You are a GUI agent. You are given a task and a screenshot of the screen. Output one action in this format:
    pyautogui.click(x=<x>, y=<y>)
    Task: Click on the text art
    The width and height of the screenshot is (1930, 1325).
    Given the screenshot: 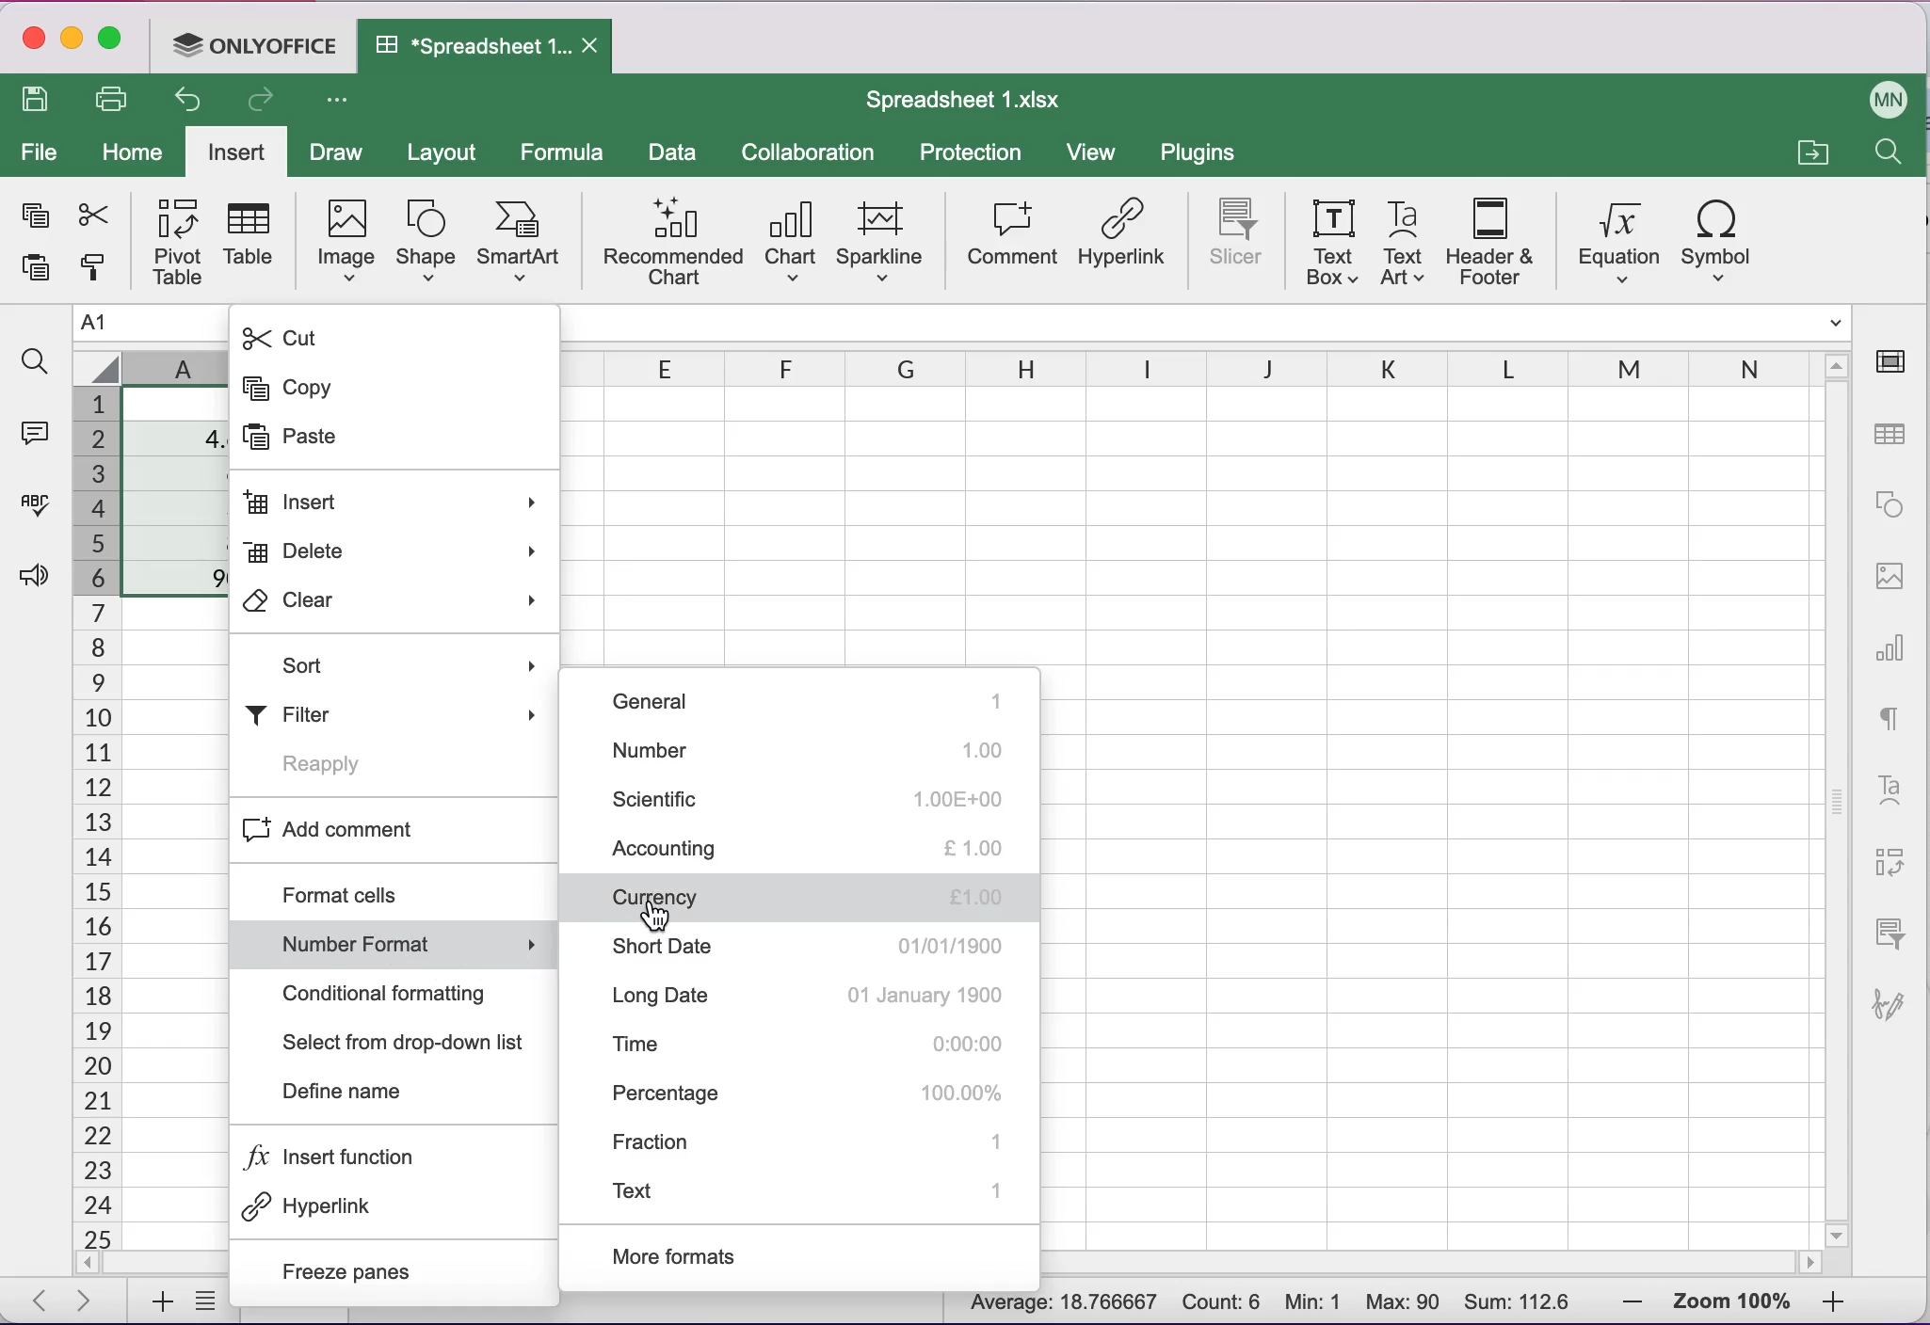 What is the action you would take?
    pyautogui.click(x=1402, y=244)
    